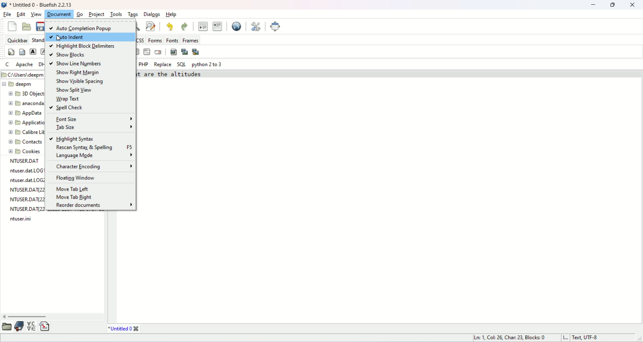 The width and height of the screenshot is (643, 342). What do you see at coordinates (93, 166) in the screenshot?
I see `character encoding` at bounding box center [93, 166].